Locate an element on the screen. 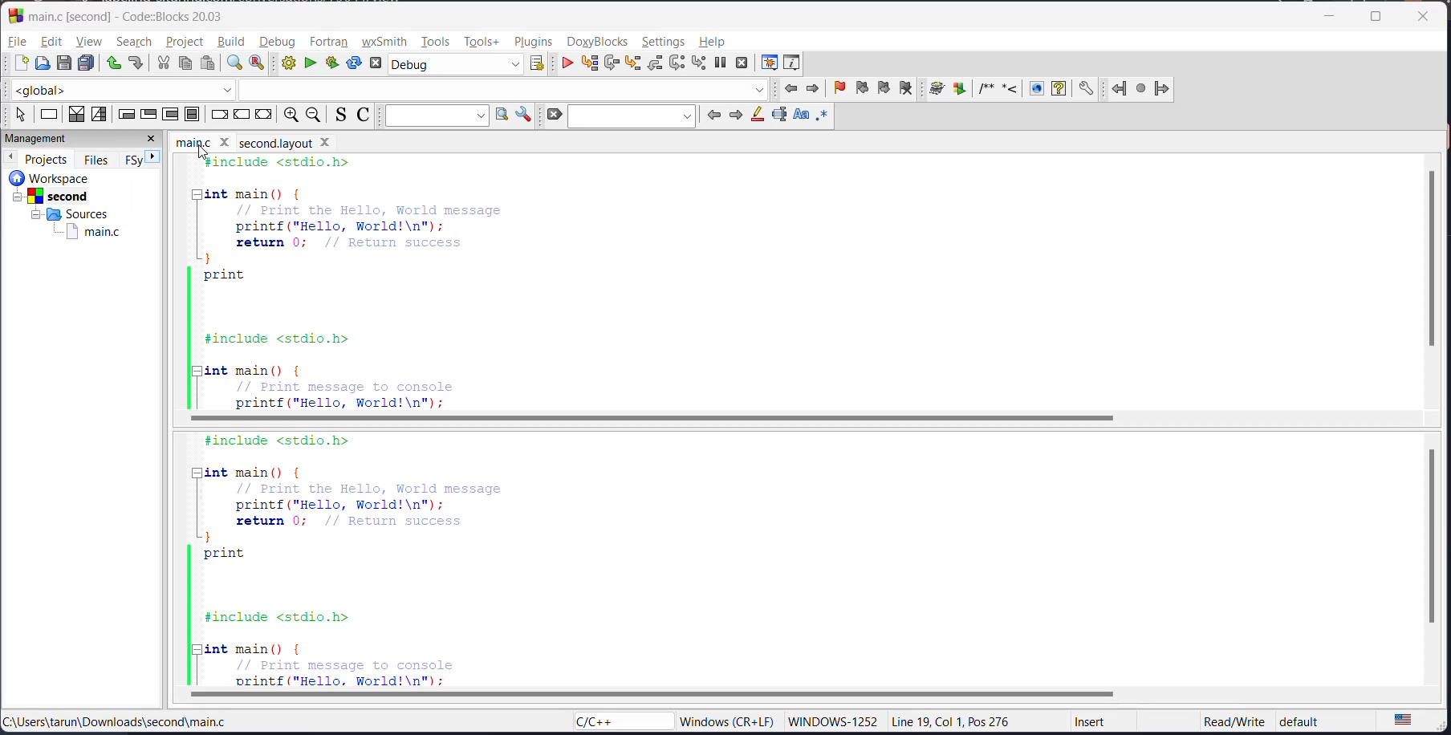  build target is located at coordinates (457, 64).